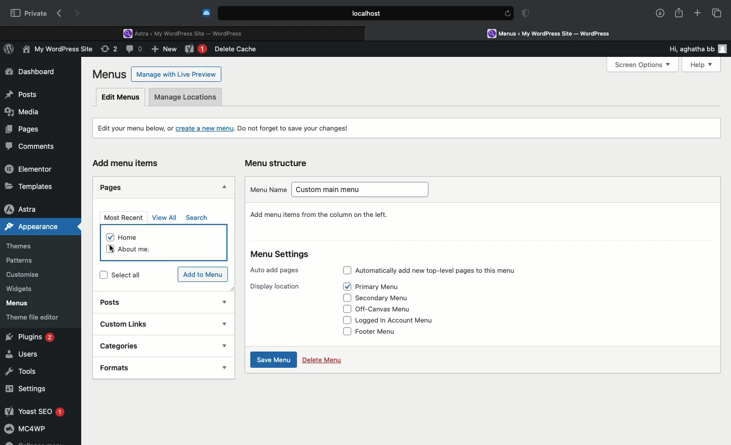 The image size is (731, 445). I want to click on Add new tab, so click(697, 15).